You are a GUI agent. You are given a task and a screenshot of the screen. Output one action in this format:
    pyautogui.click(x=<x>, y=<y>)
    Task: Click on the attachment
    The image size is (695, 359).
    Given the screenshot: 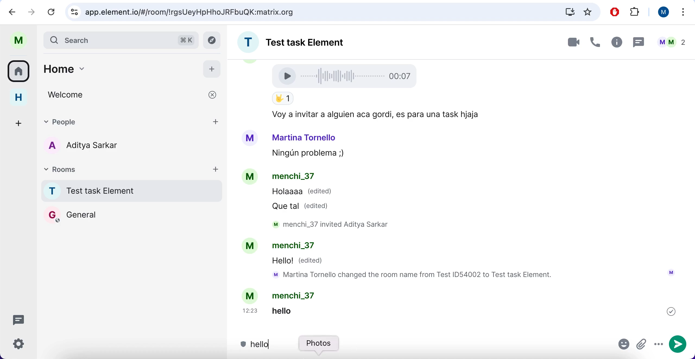 What is the action you would take?
    pyautogui.click(x=642, y=345)
    